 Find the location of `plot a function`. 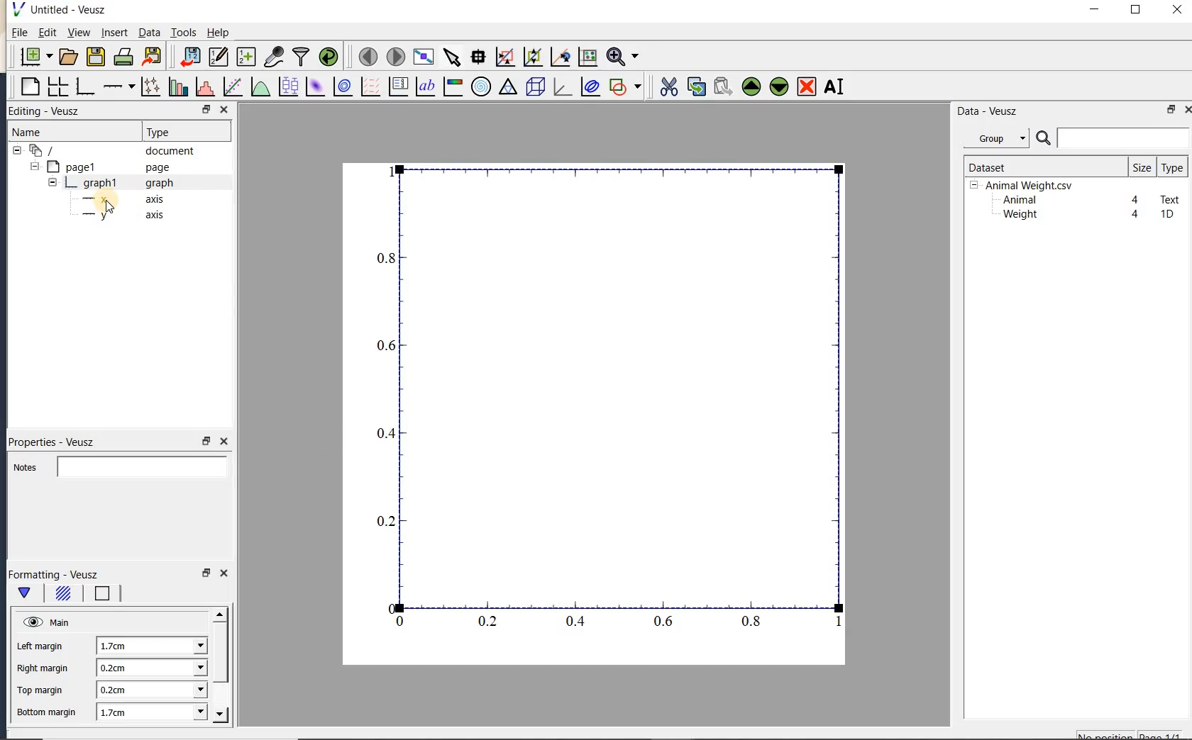

plot a function is located at coordinates (260, 89).